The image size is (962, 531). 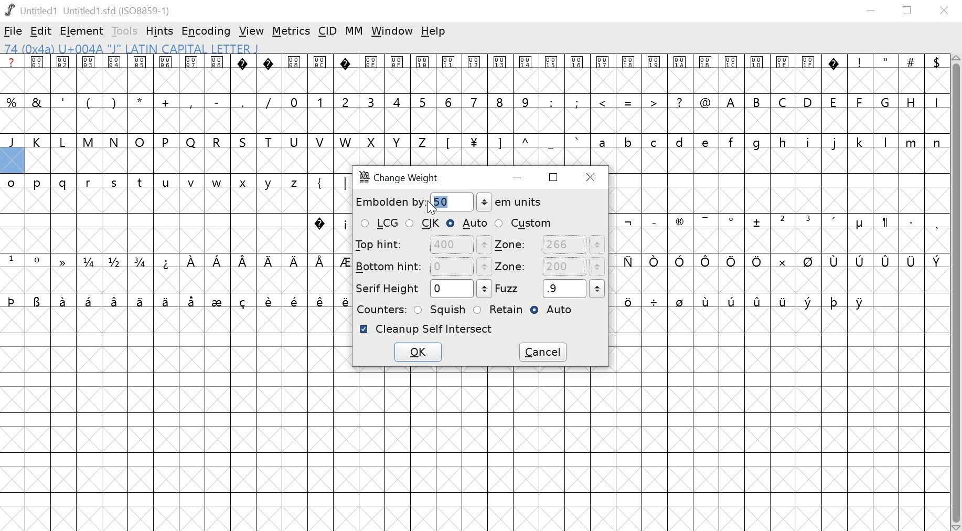 What do you see at coordinates (177, 301) in the screenshot?
I see `symbols` at bounding box center [177, 301].